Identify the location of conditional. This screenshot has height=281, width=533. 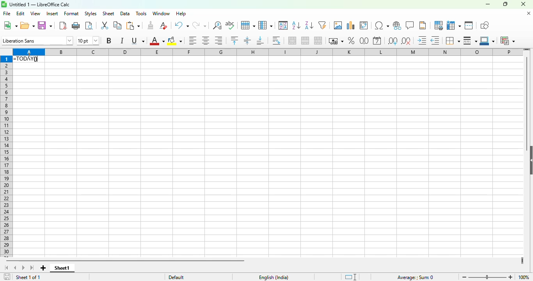
(508, 41).